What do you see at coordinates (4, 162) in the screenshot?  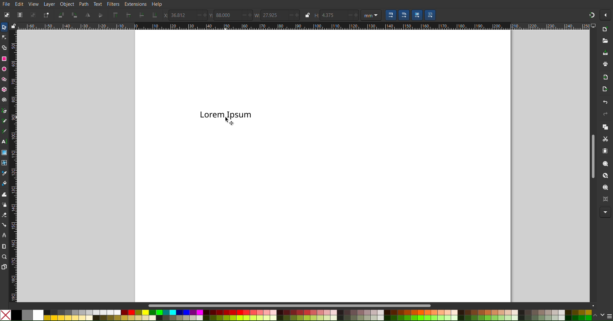 I see `Mesh Tool` at bounding box center [4, 162].